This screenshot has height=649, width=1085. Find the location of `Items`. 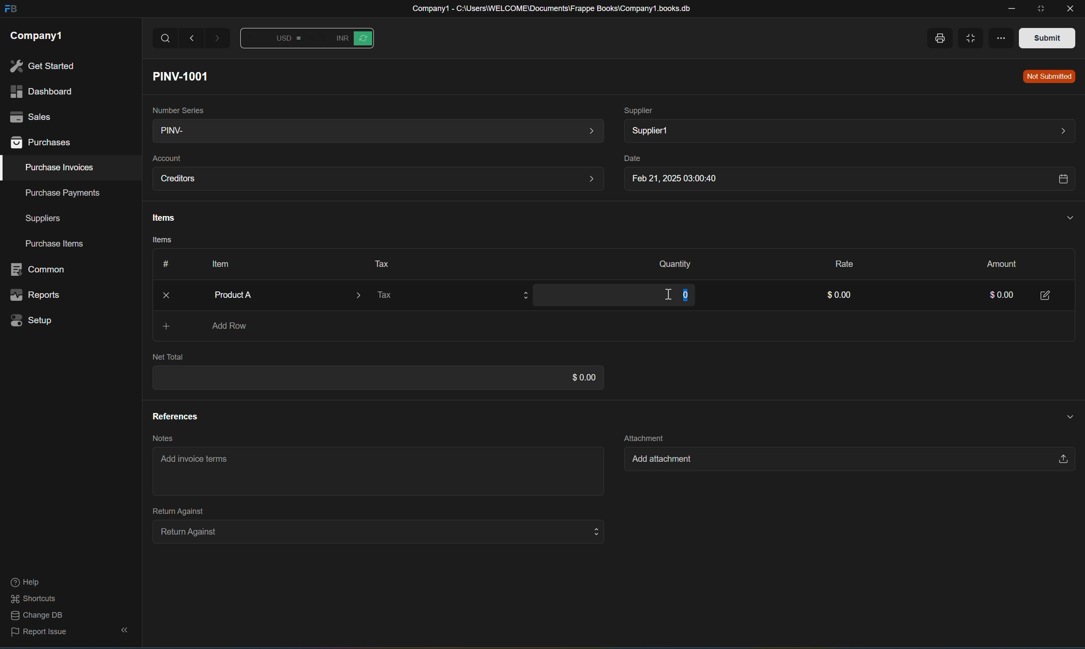

Items is located at coordinates (161, 218).